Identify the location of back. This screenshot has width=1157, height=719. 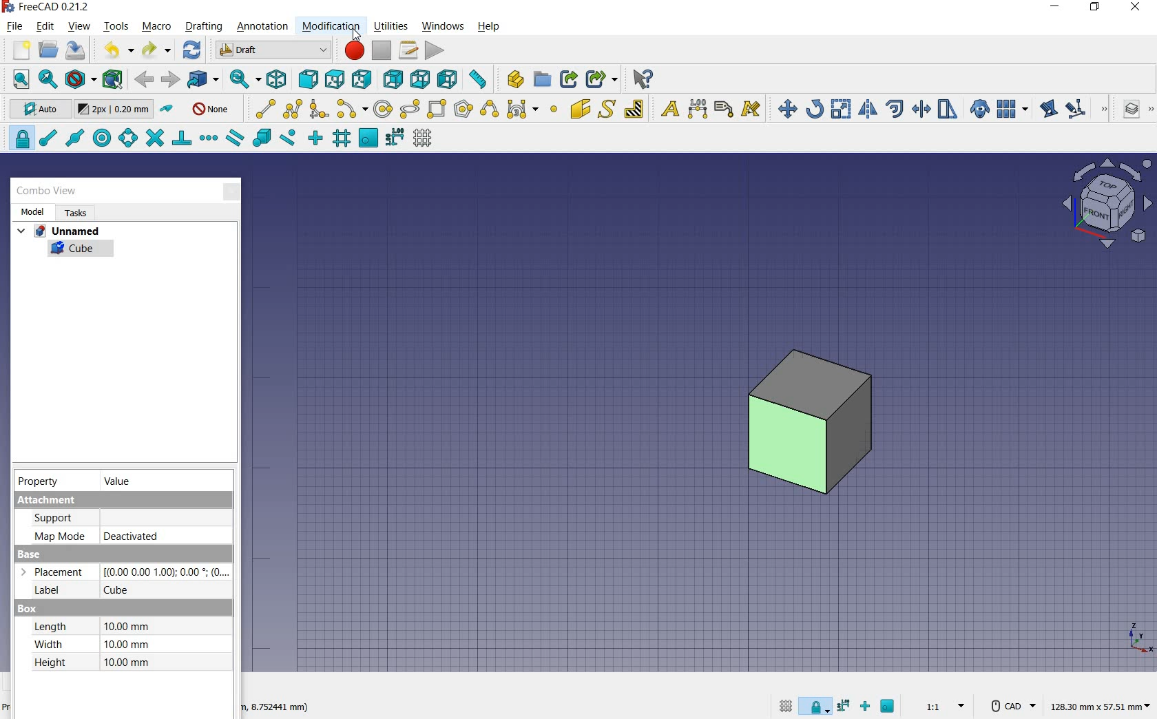
(145, 80).